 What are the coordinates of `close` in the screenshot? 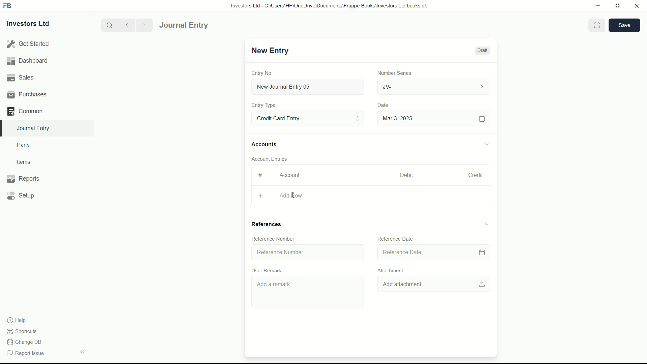 It's located at (637, 6).